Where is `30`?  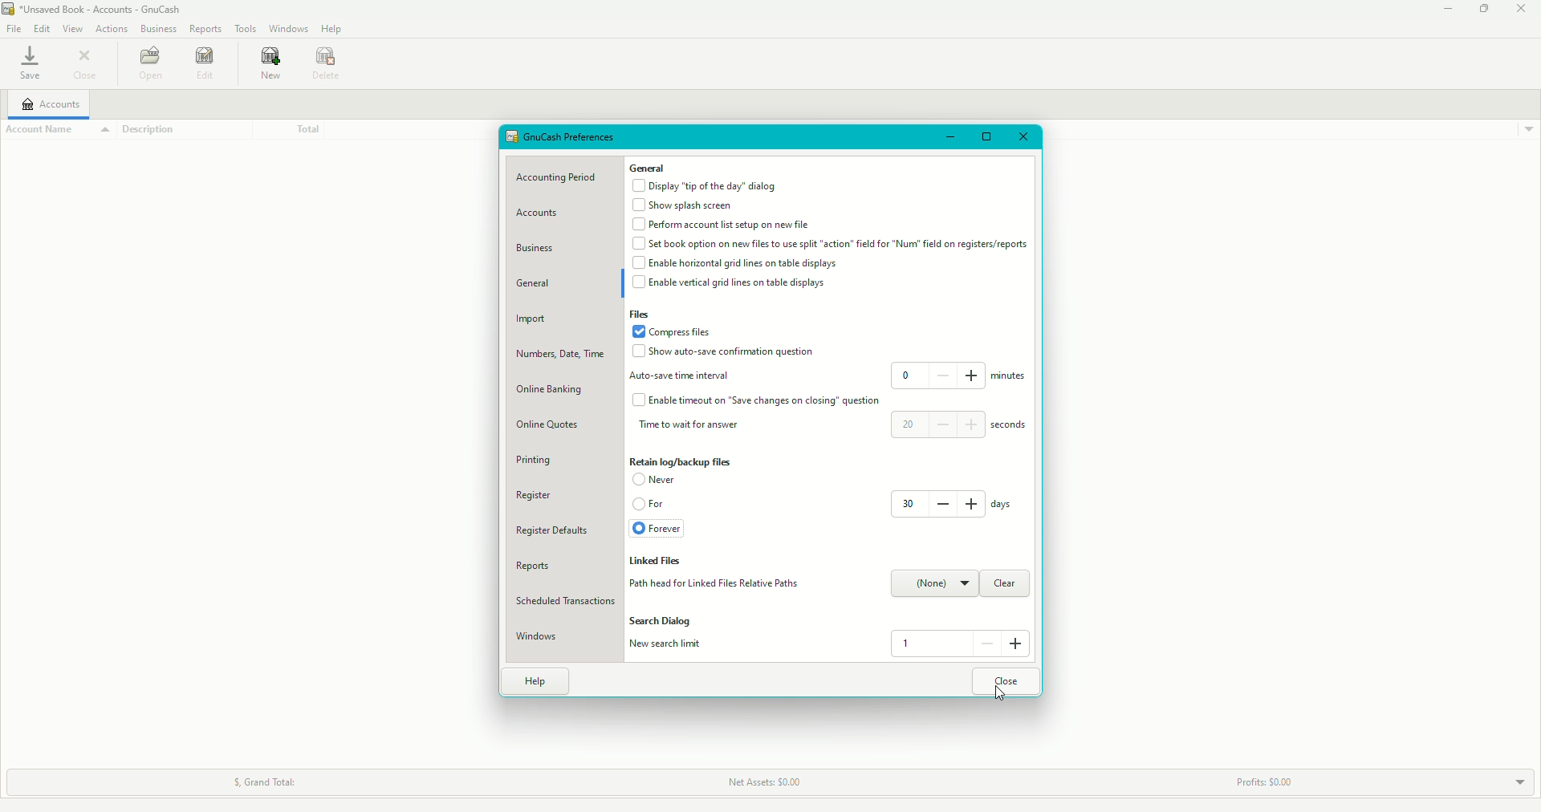 30 is located at coordinates (936, 503).